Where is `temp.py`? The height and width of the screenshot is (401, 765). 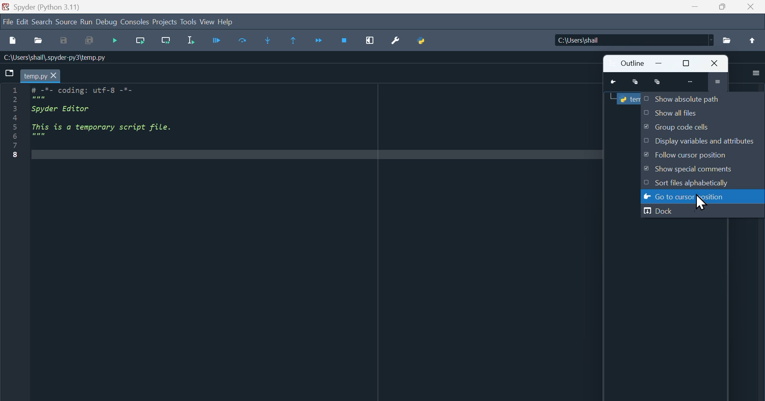 temp.py is located at coordinates (40, 75).